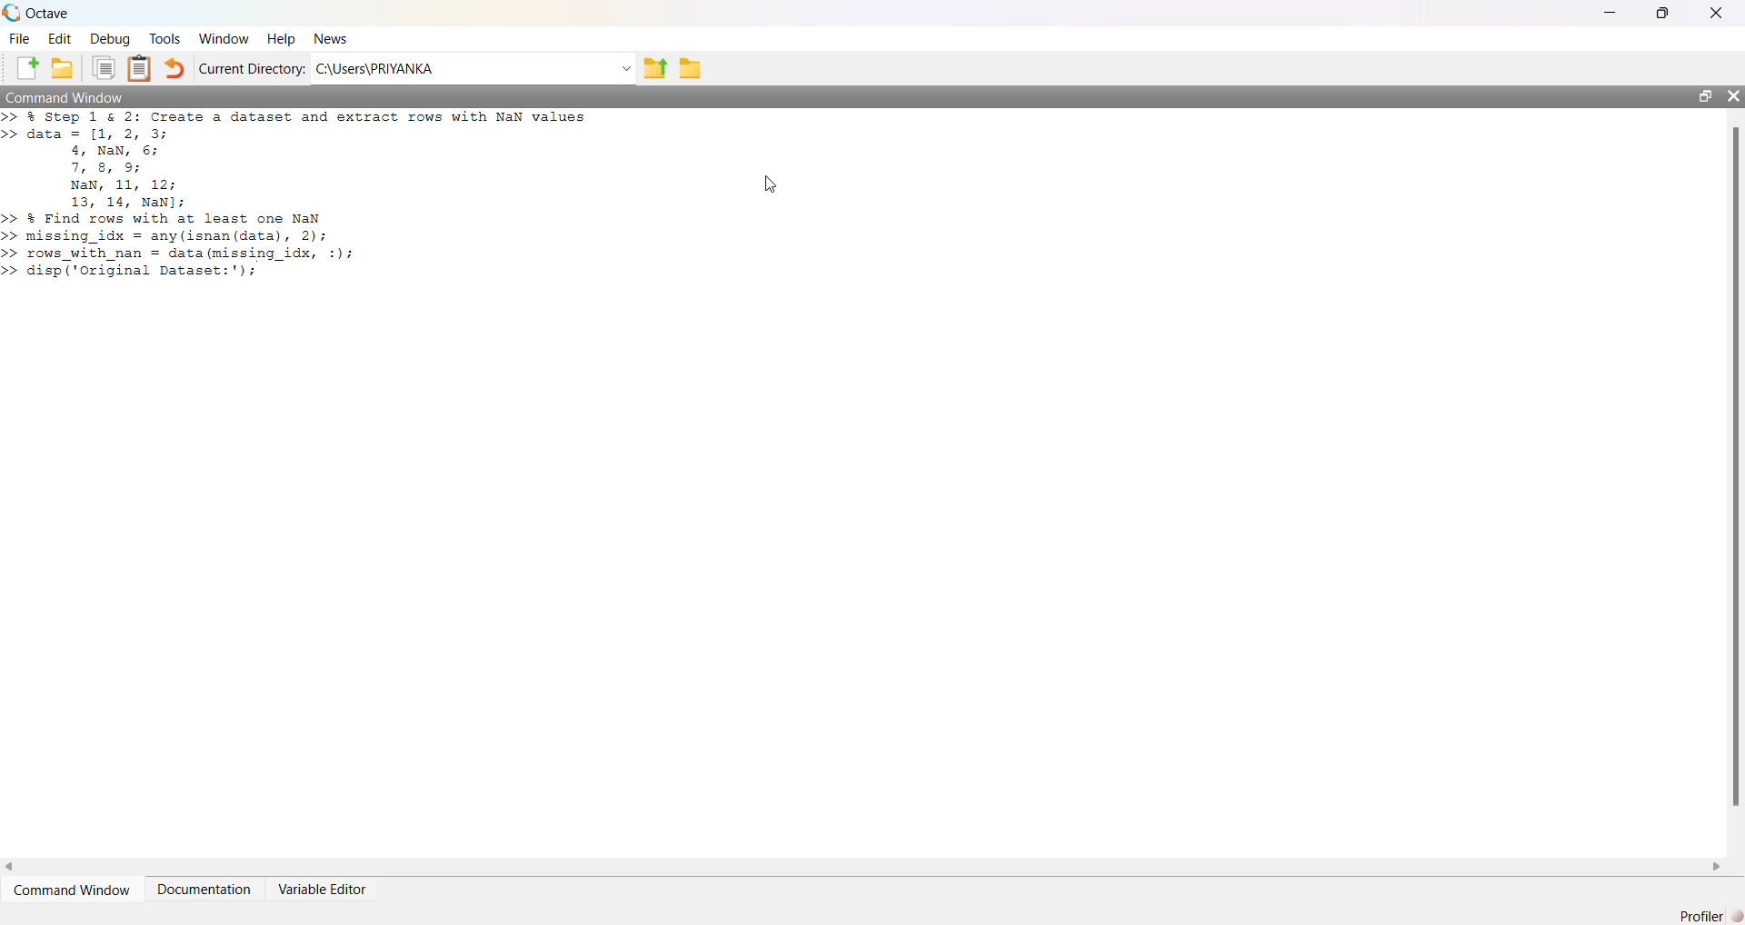 The height and width of the screenshot is (925, 1745). Describe the element at coordinates (47, 13) in the screenshot. I see `Octave` at that location.